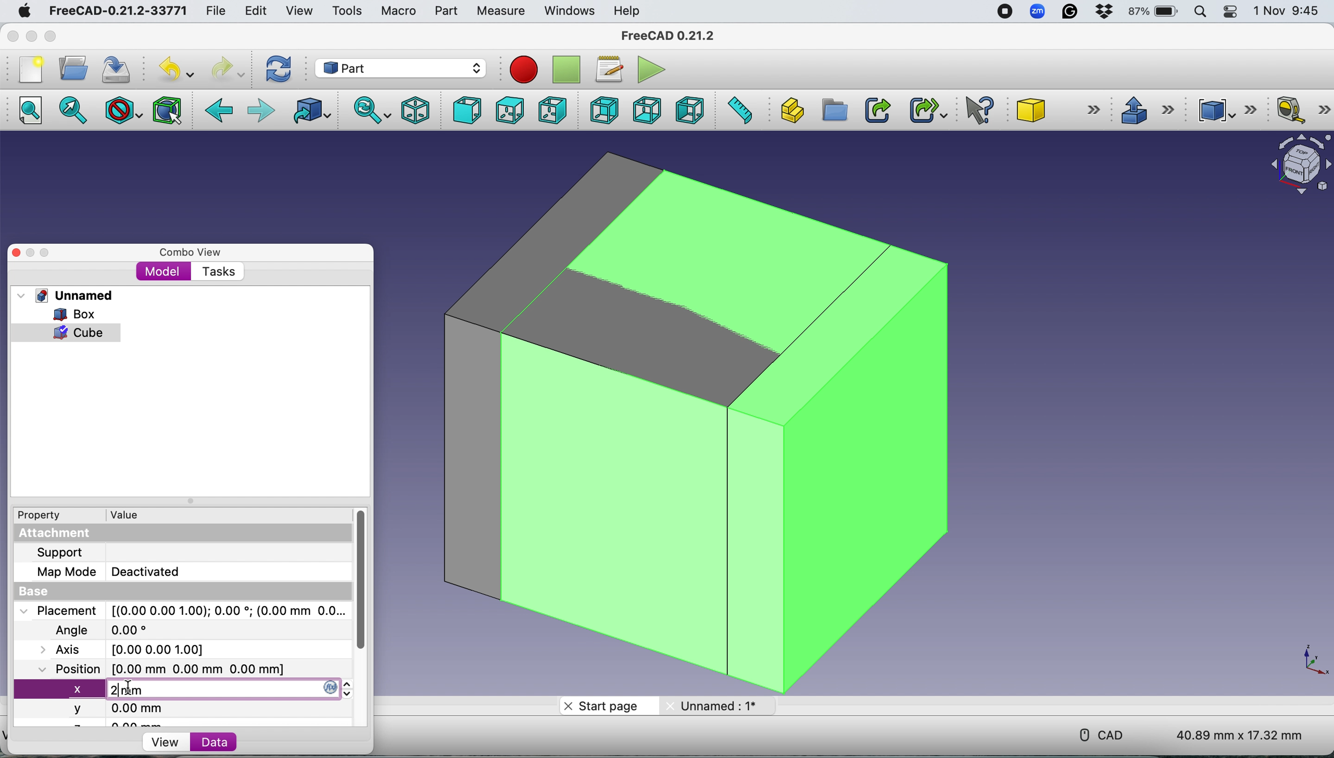  Describe the element at coordinates (218, 272) in the screenshot. I see `Tasks` at that location.